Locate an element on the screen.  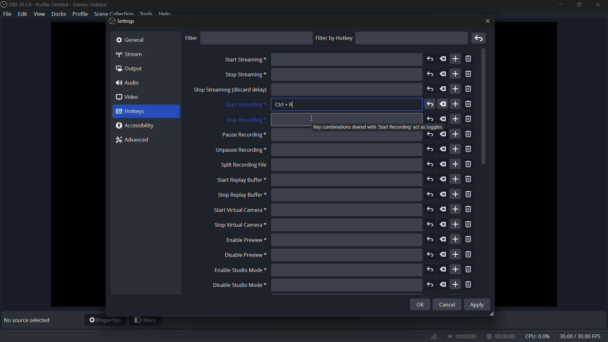
stop virtual camera is located at coordinates (238, 225).